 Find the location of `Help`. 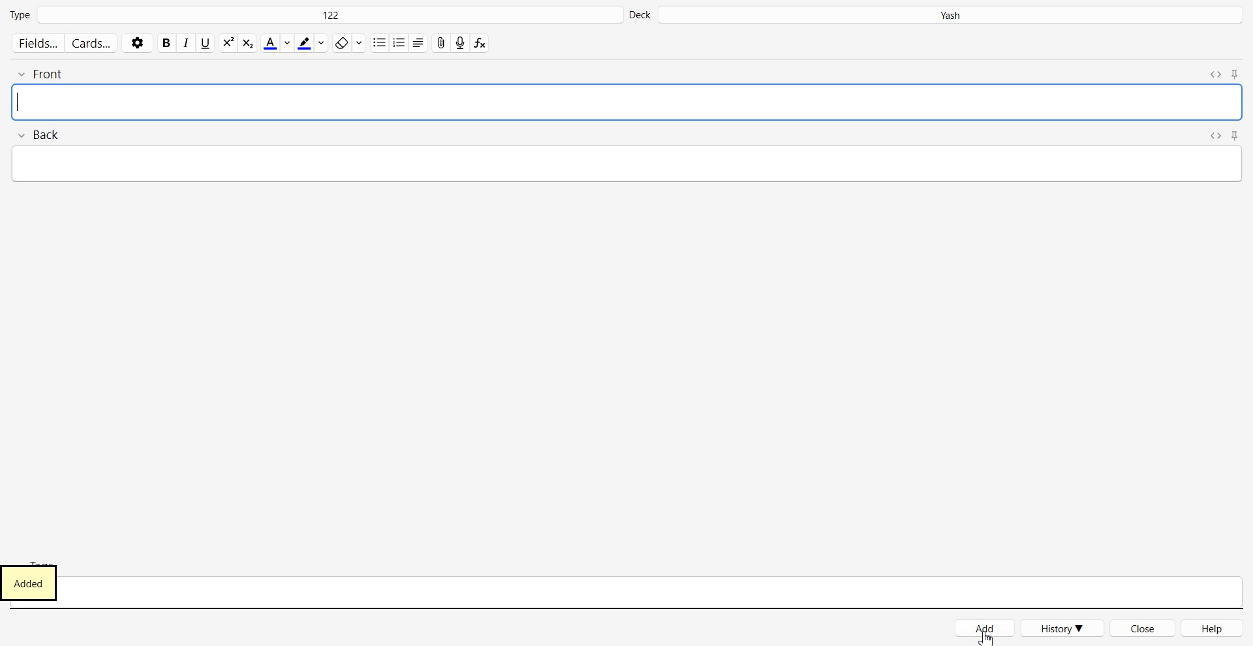

Help is located at coordinates (1213, 628).